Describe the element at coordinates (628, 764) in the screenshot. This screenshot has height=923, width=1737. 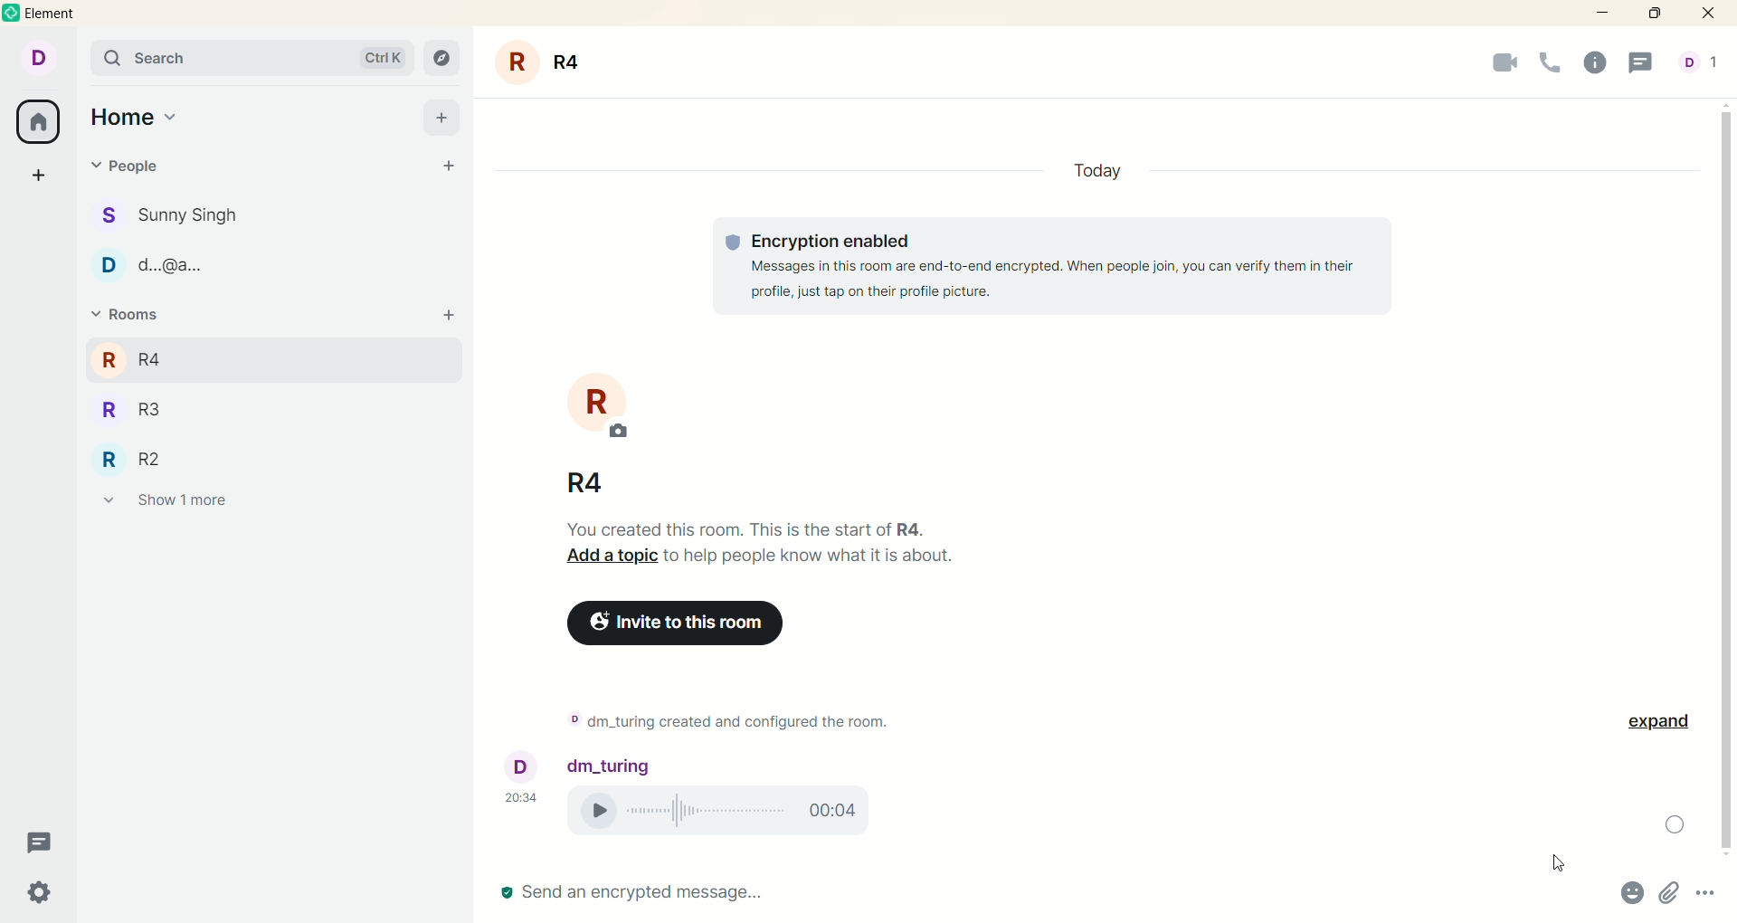
I see `` at that location.